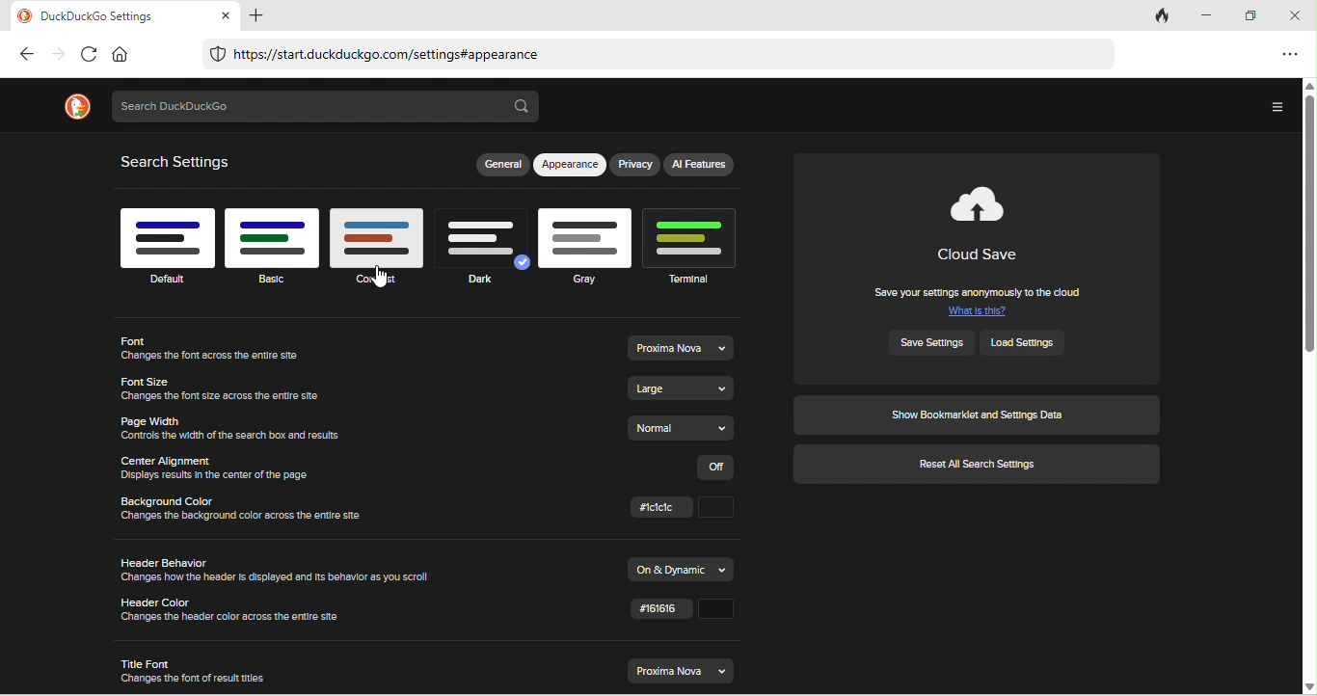  Describe the element at coordinates (57, 54) in the screenshot. I see `forward` at that location.